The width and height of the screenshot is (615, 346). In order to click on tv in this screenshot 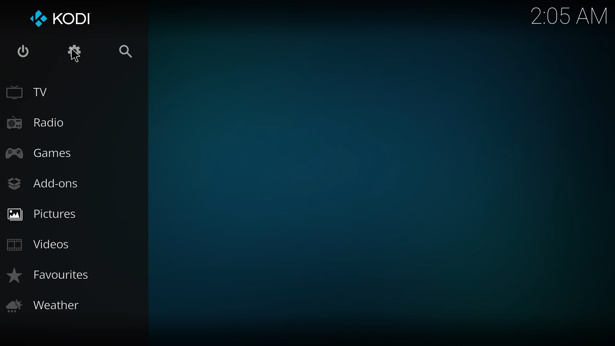, I will do `click(27, 91)`.